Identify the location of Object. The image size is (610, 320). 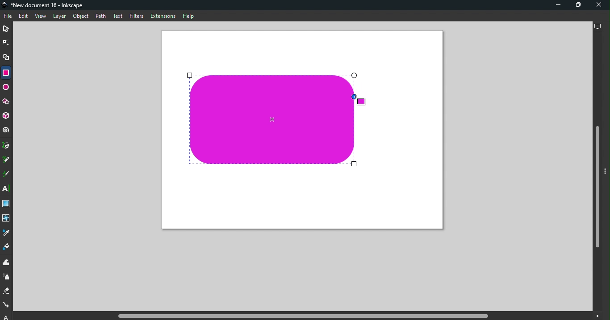
(81, 16).